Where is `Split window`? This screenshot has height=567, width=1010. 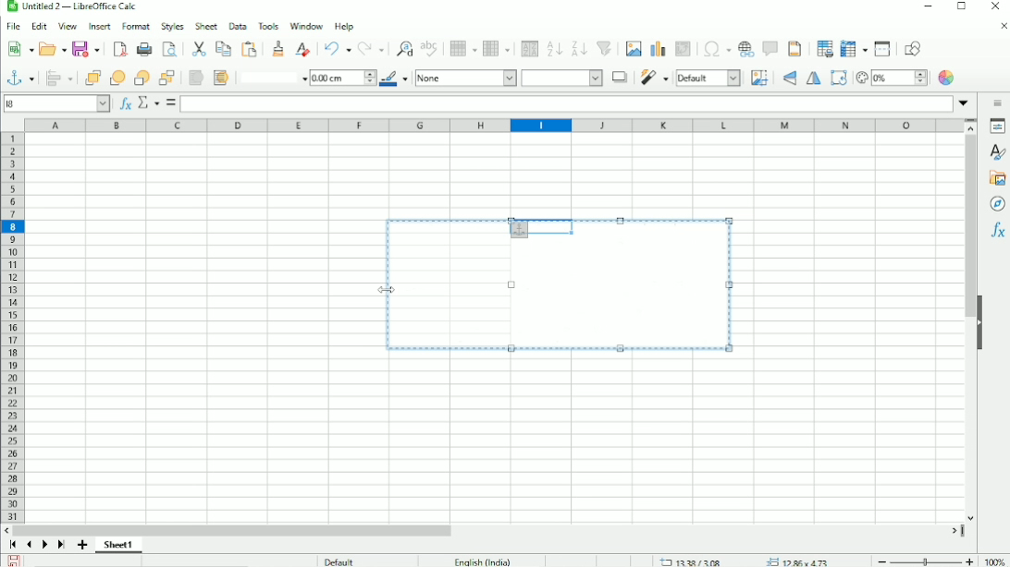 Split window is located at coordinates (882, 49).